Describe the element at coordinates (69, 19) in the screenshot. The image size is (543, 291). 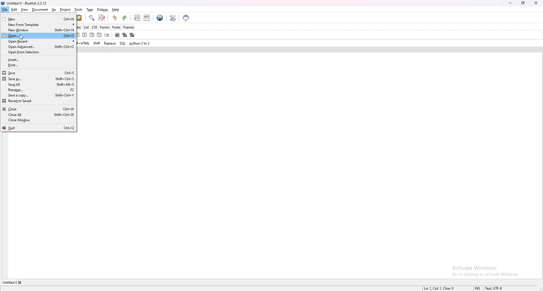
I see `Ctri+N.` at that location.